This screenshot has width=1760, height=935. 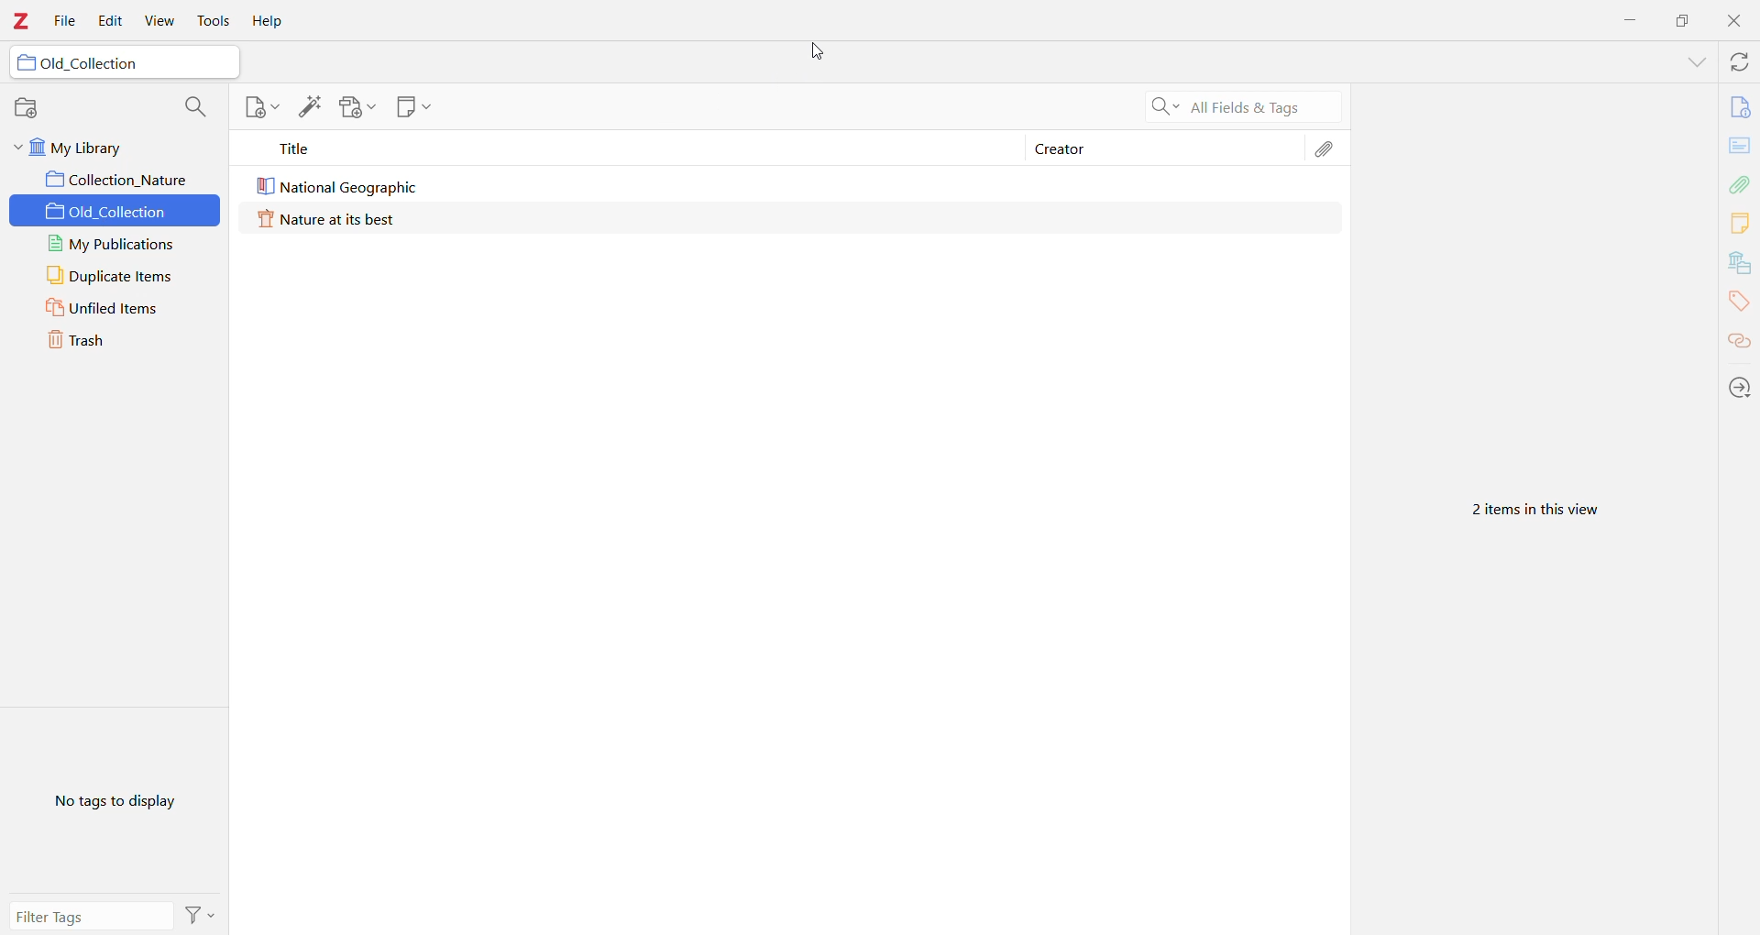 I want to click on National Geographic, so click(x=337, y=186).